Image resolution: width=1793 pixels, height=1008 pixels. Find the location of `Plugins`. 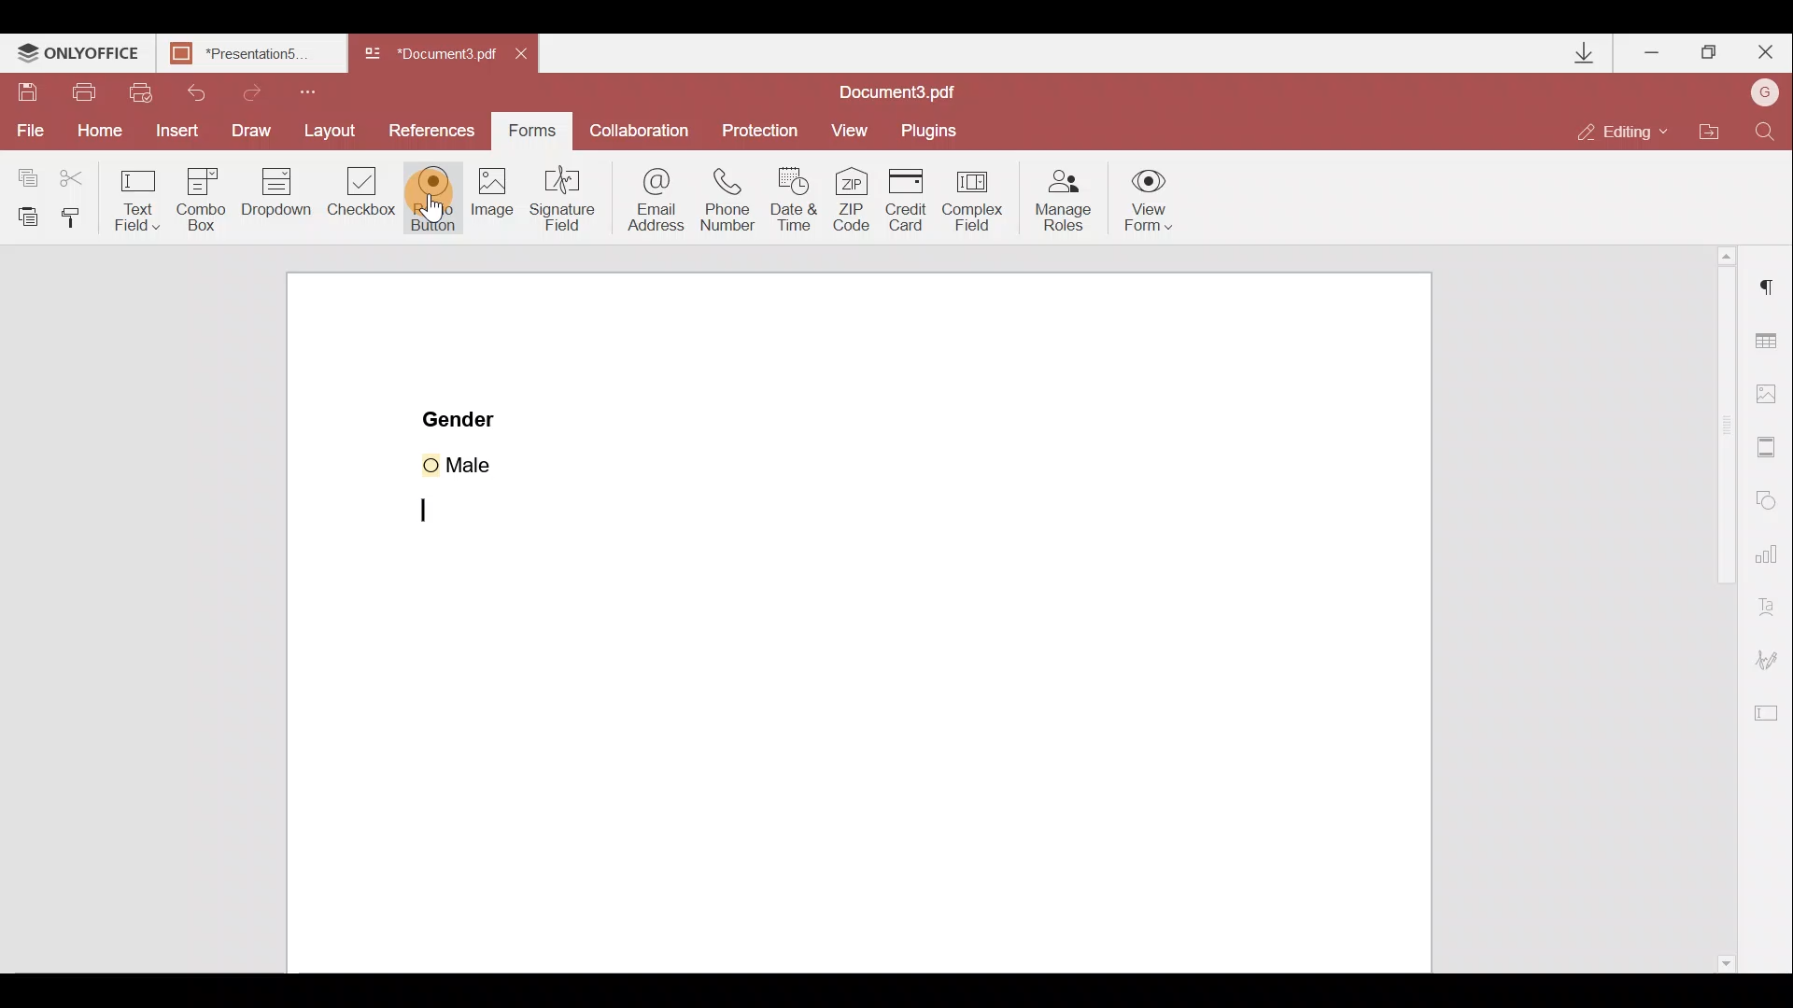

Plugins is located at coordinates (936, 127).